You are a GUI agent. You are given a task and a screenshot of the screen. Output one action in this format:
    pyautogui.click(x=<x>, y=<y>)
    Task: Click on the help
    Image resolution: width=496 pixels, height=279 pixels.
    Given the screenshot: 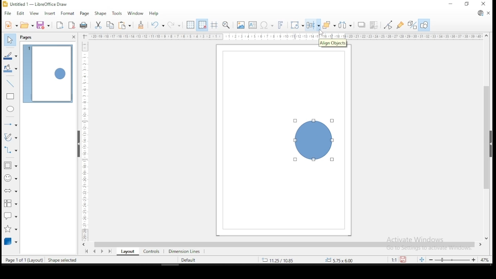 What is the action you would take?
    pyautogui.click(x=154, y=13)
    